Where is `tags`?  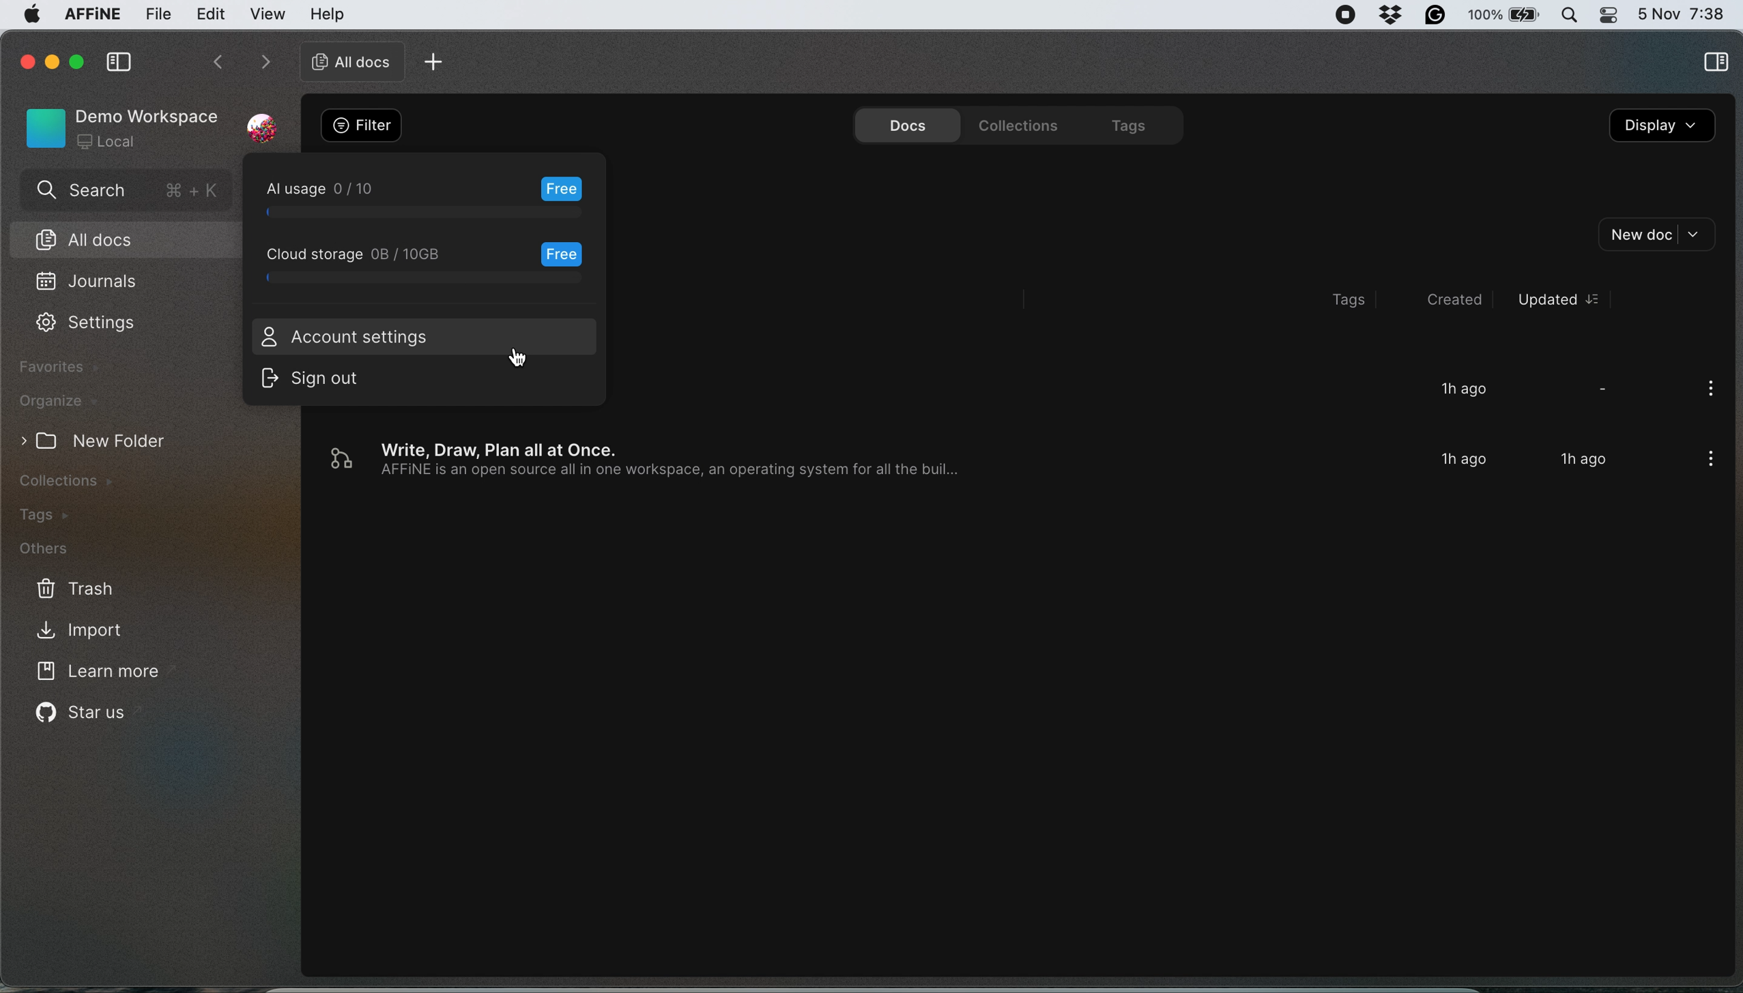
tags is located at coordinates (1127, 123).